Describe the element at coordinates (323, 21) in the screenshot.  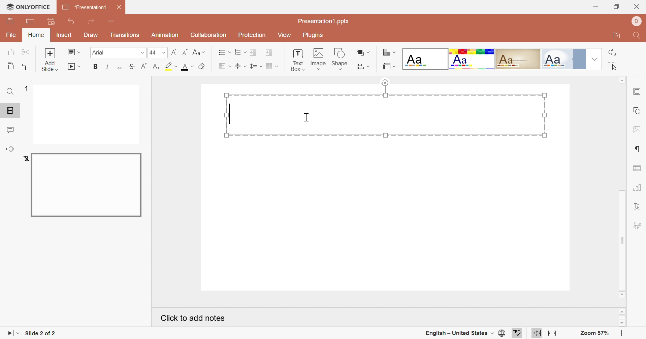
I see `Presentation1.pptx` at that location.